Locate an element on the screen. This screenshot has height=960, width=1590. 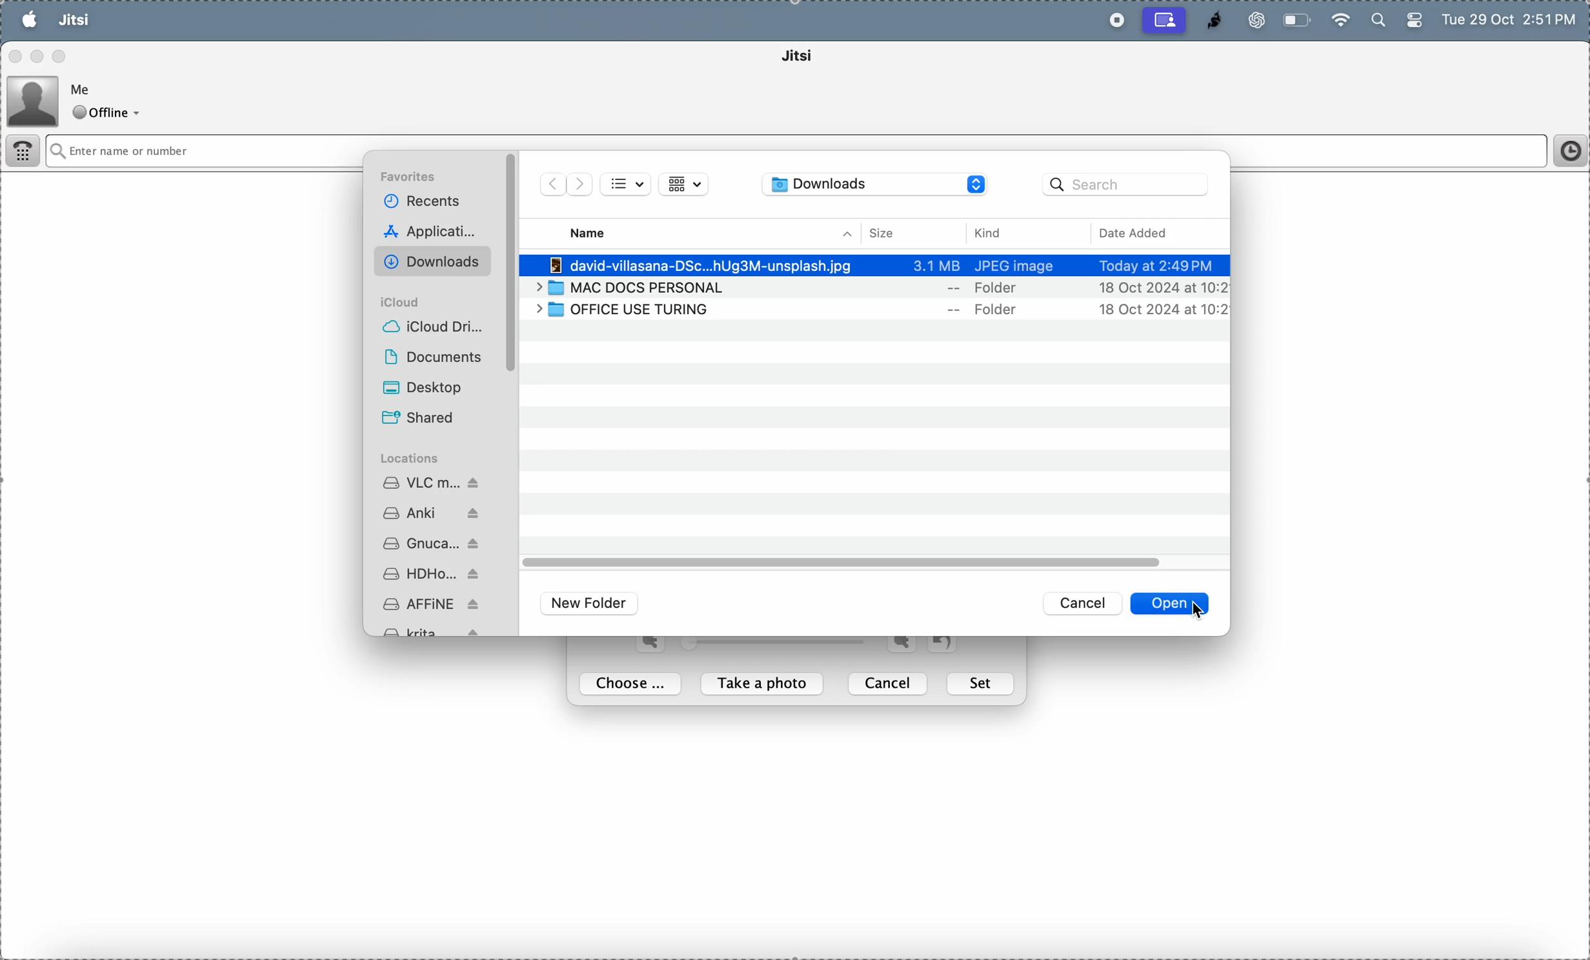
applications is located at coordinates (432, 230).